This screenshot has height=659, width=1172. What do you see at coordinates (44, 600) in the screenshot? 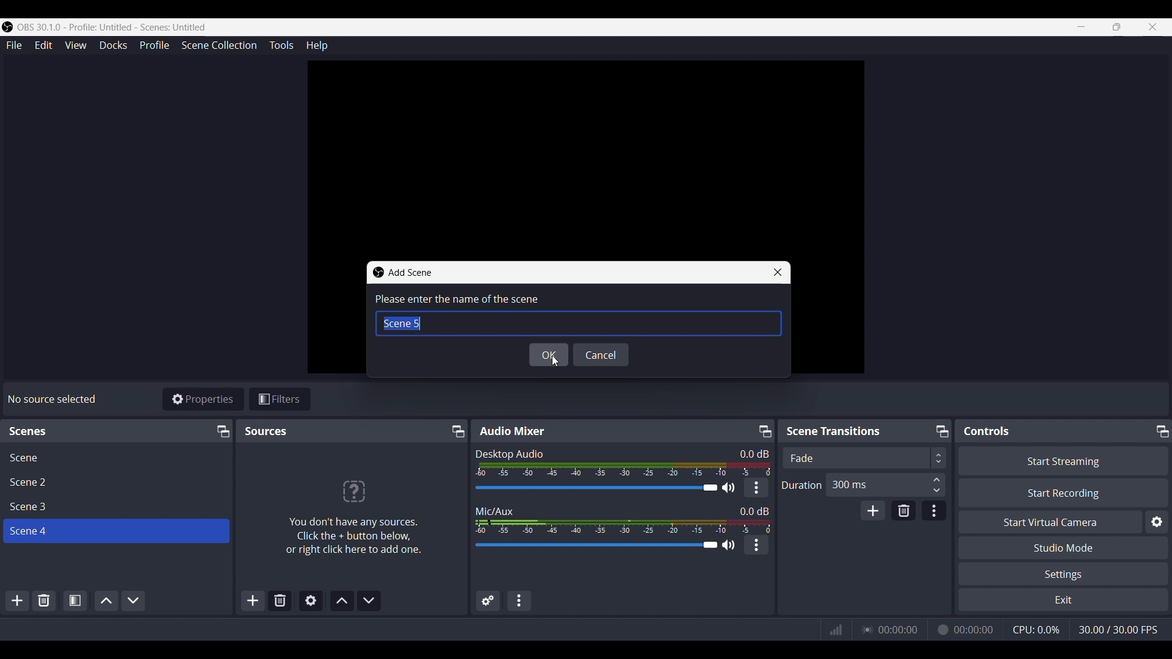
I see `Remove selected scene` at bounding box center [44, 600].